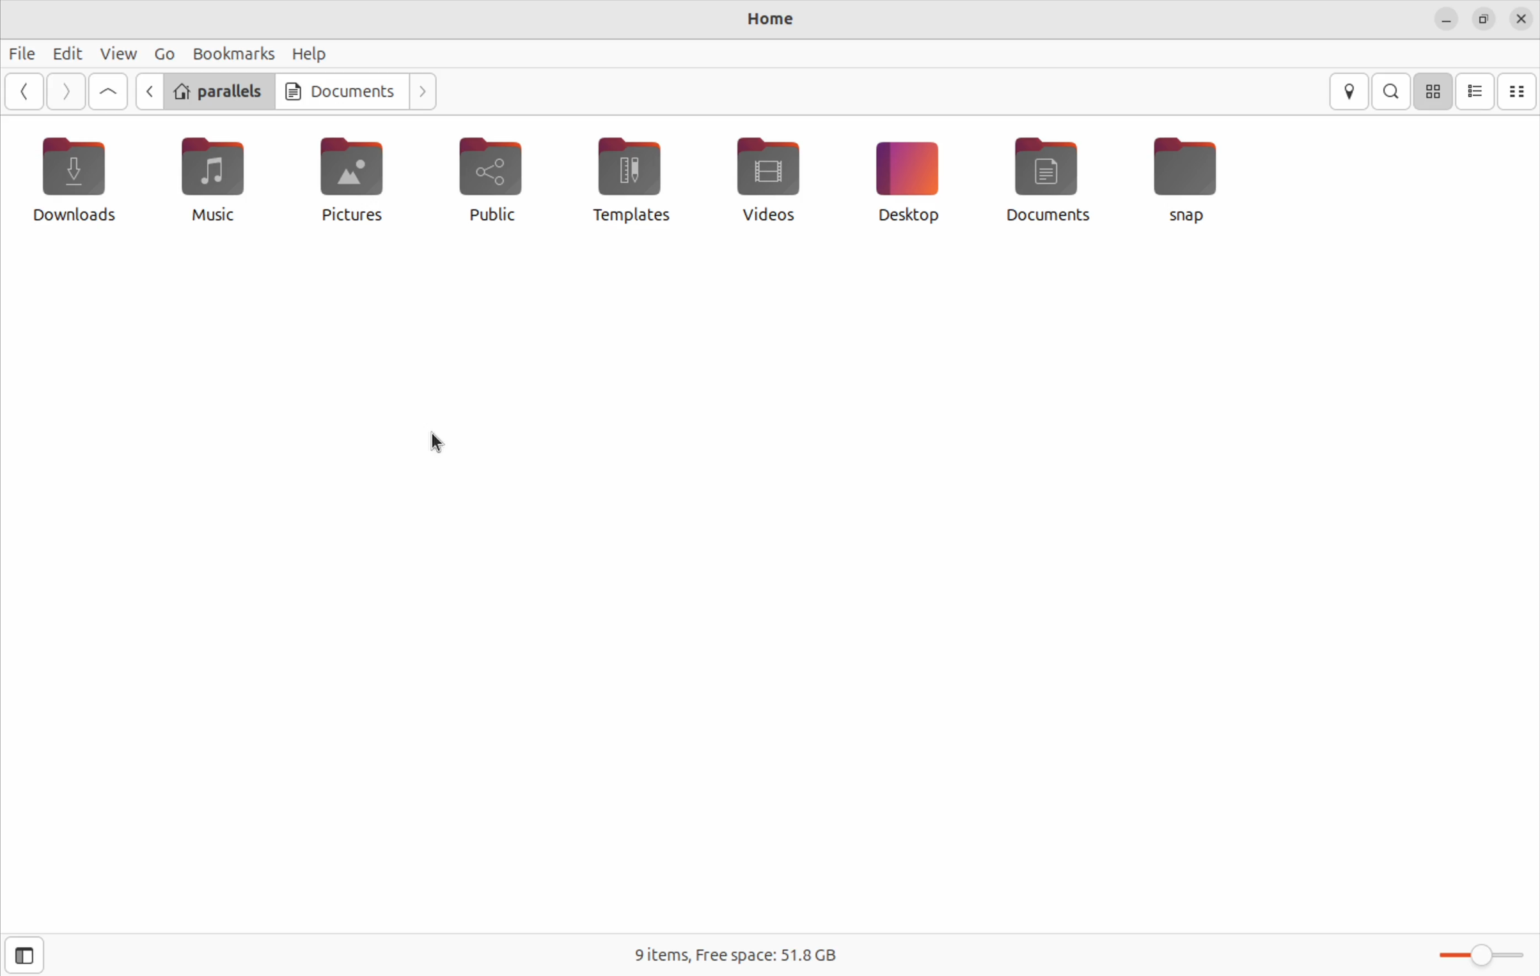  I want to click on parallels, so click(223, 92).